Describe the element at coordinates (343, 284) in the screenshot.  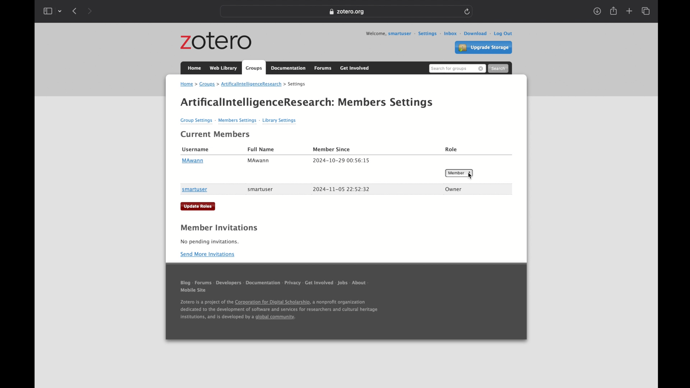
I see `jobs` at that location.